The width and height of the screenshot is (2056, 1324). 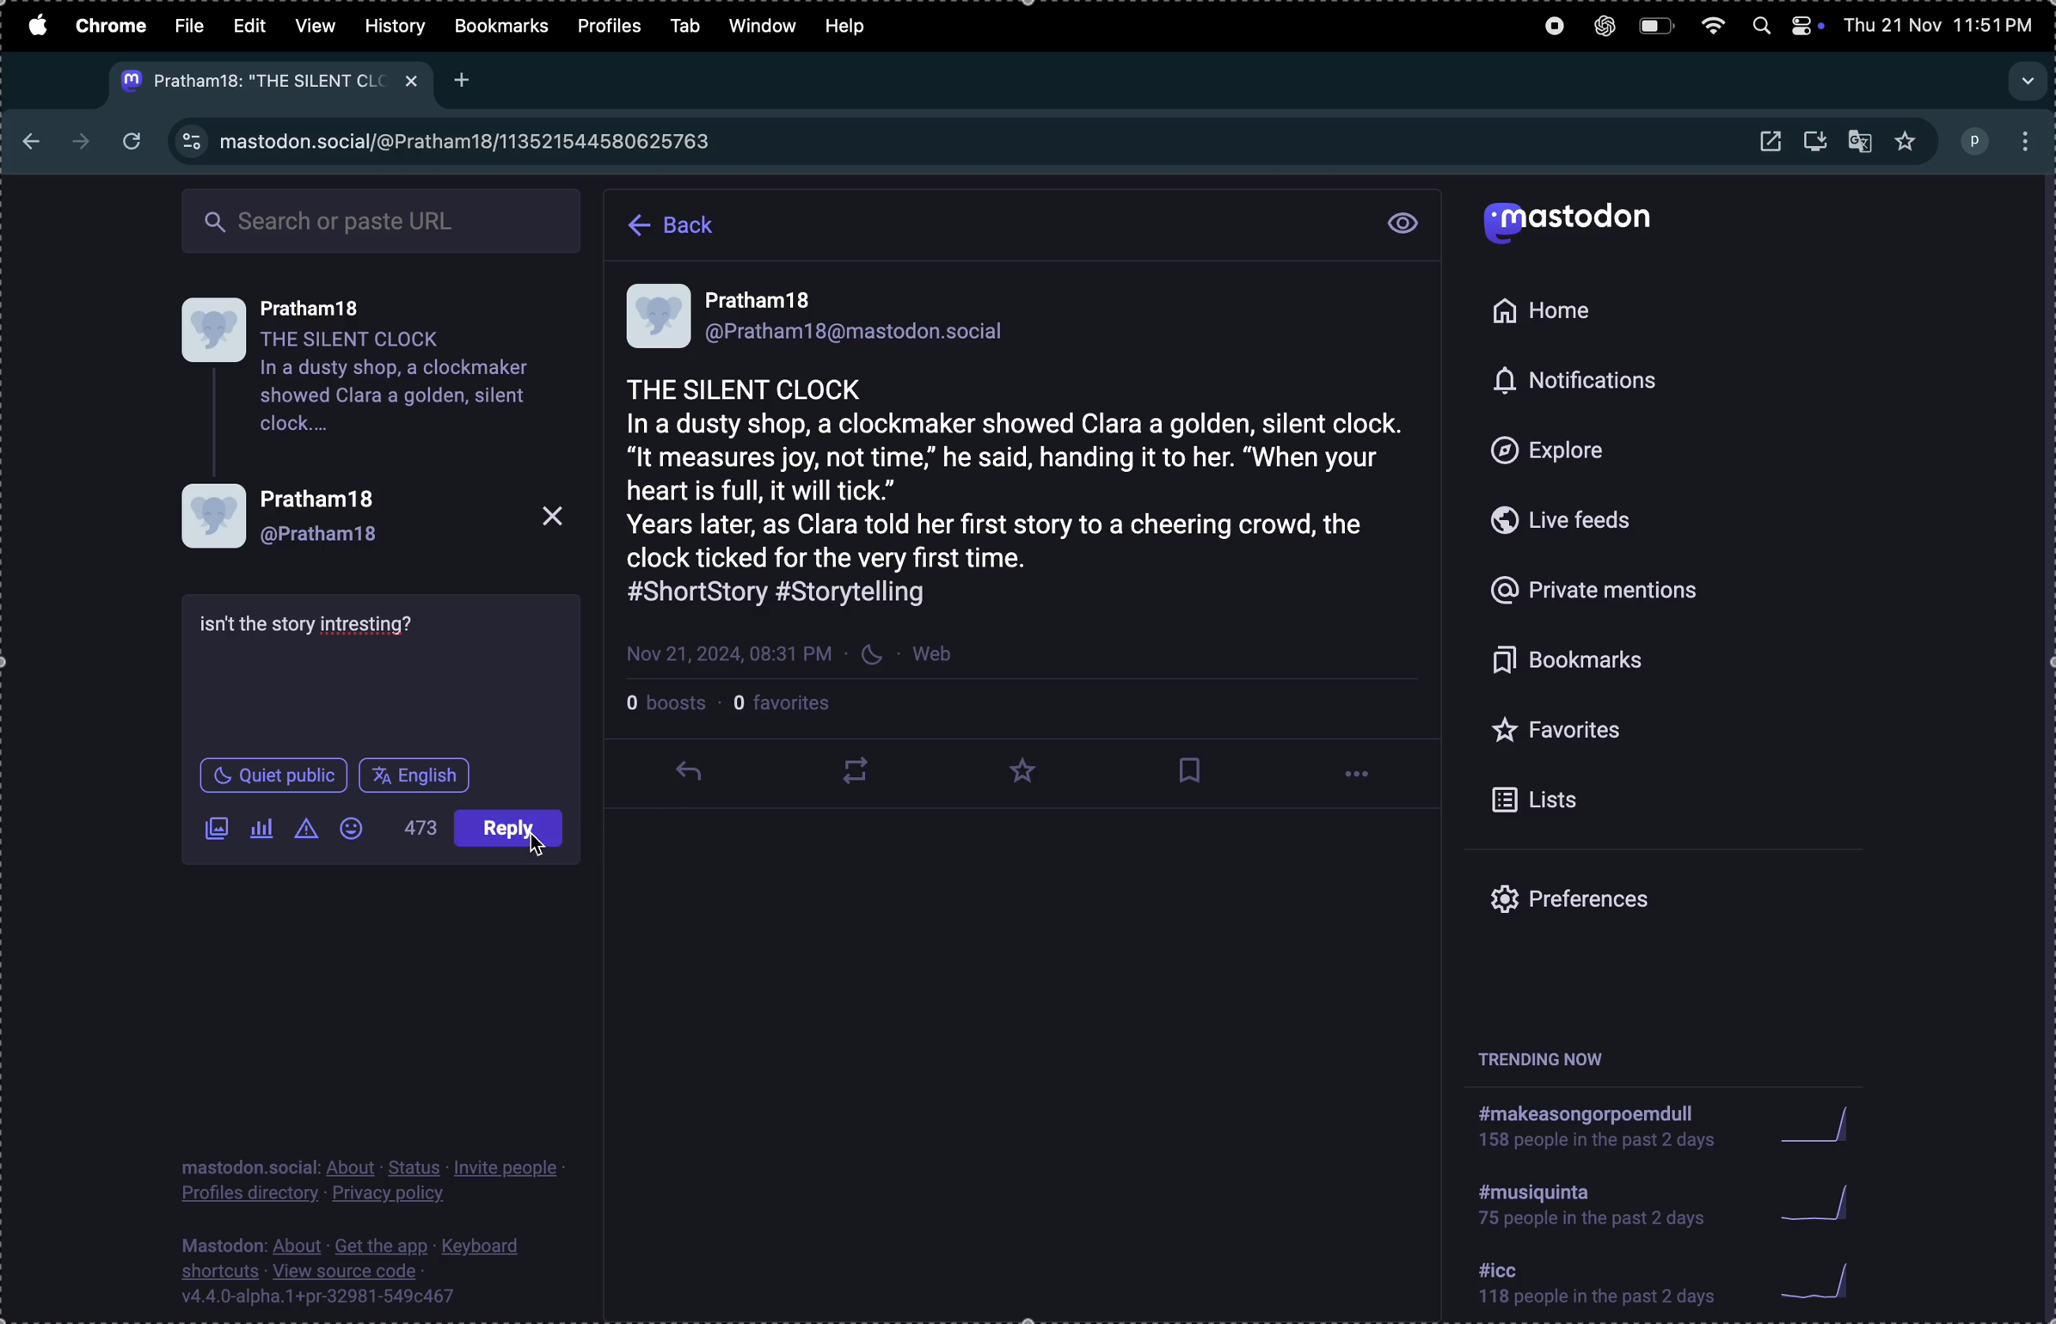 I want to click on view site information, so click(x=192, y=144).